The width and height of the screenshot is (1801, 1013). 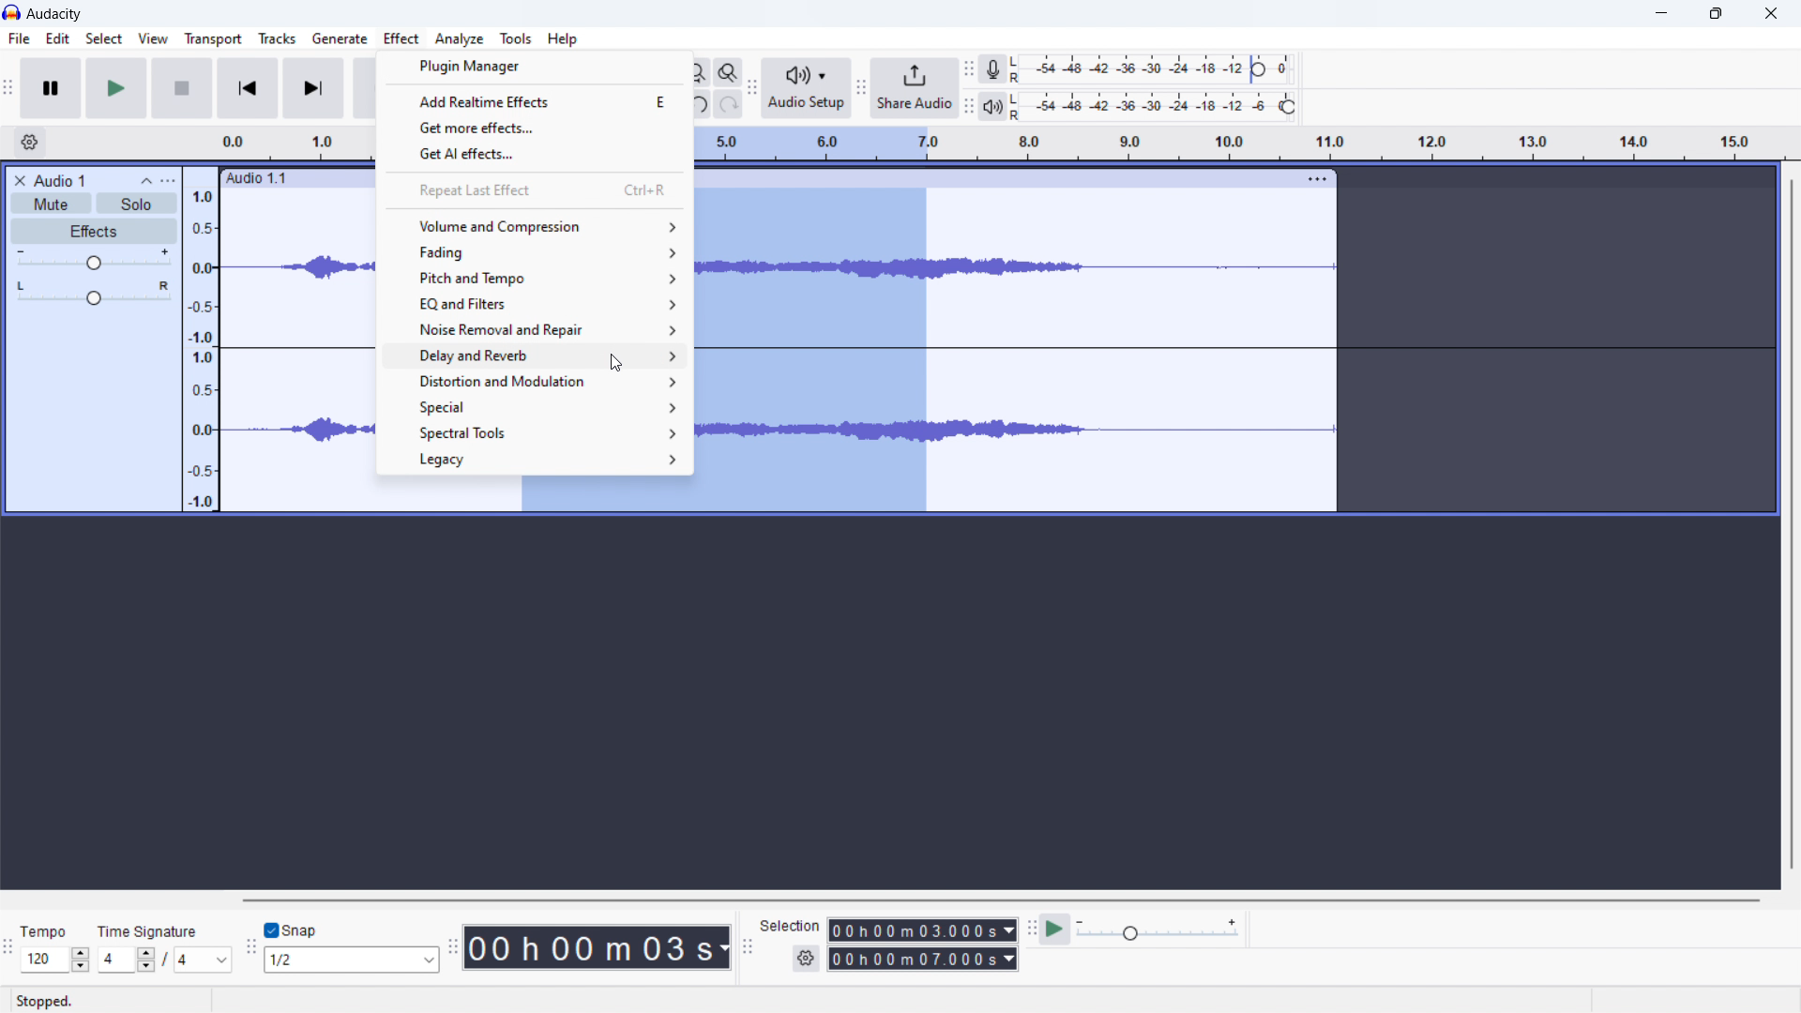 What do you see at coordinates (532, 65) in the screenshot?
I see `plugin manager` at bounding box center [532, 65].